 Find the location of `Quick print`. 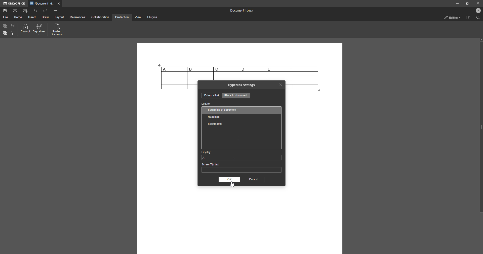

Quick print is located at coordinates (25, 10).